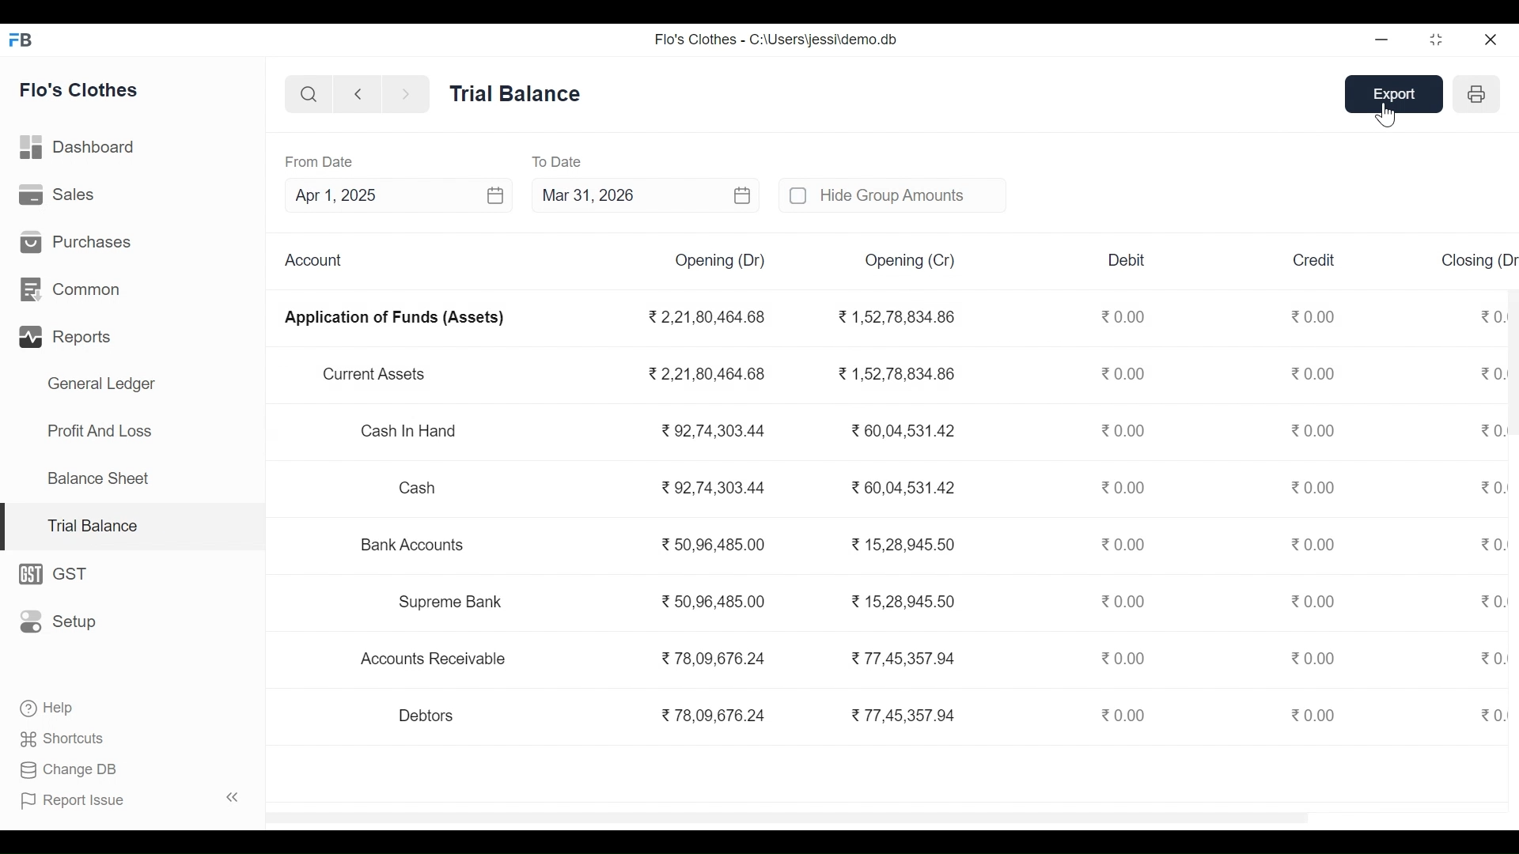 This screenshot has width=1519, height=854. Describe the element at coordinates (134, 527) in the screenshot. I see `Trial Balance` at that location.